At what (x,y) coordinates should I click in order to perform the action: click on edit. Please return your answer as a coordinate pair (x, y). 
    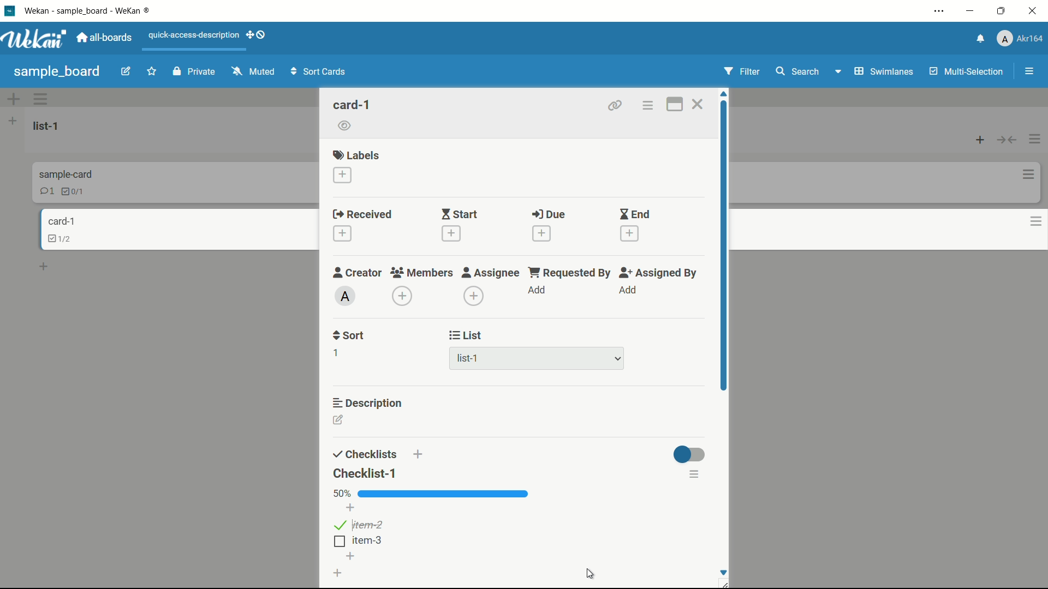
    Looking at the image, I should click on (126, 71).